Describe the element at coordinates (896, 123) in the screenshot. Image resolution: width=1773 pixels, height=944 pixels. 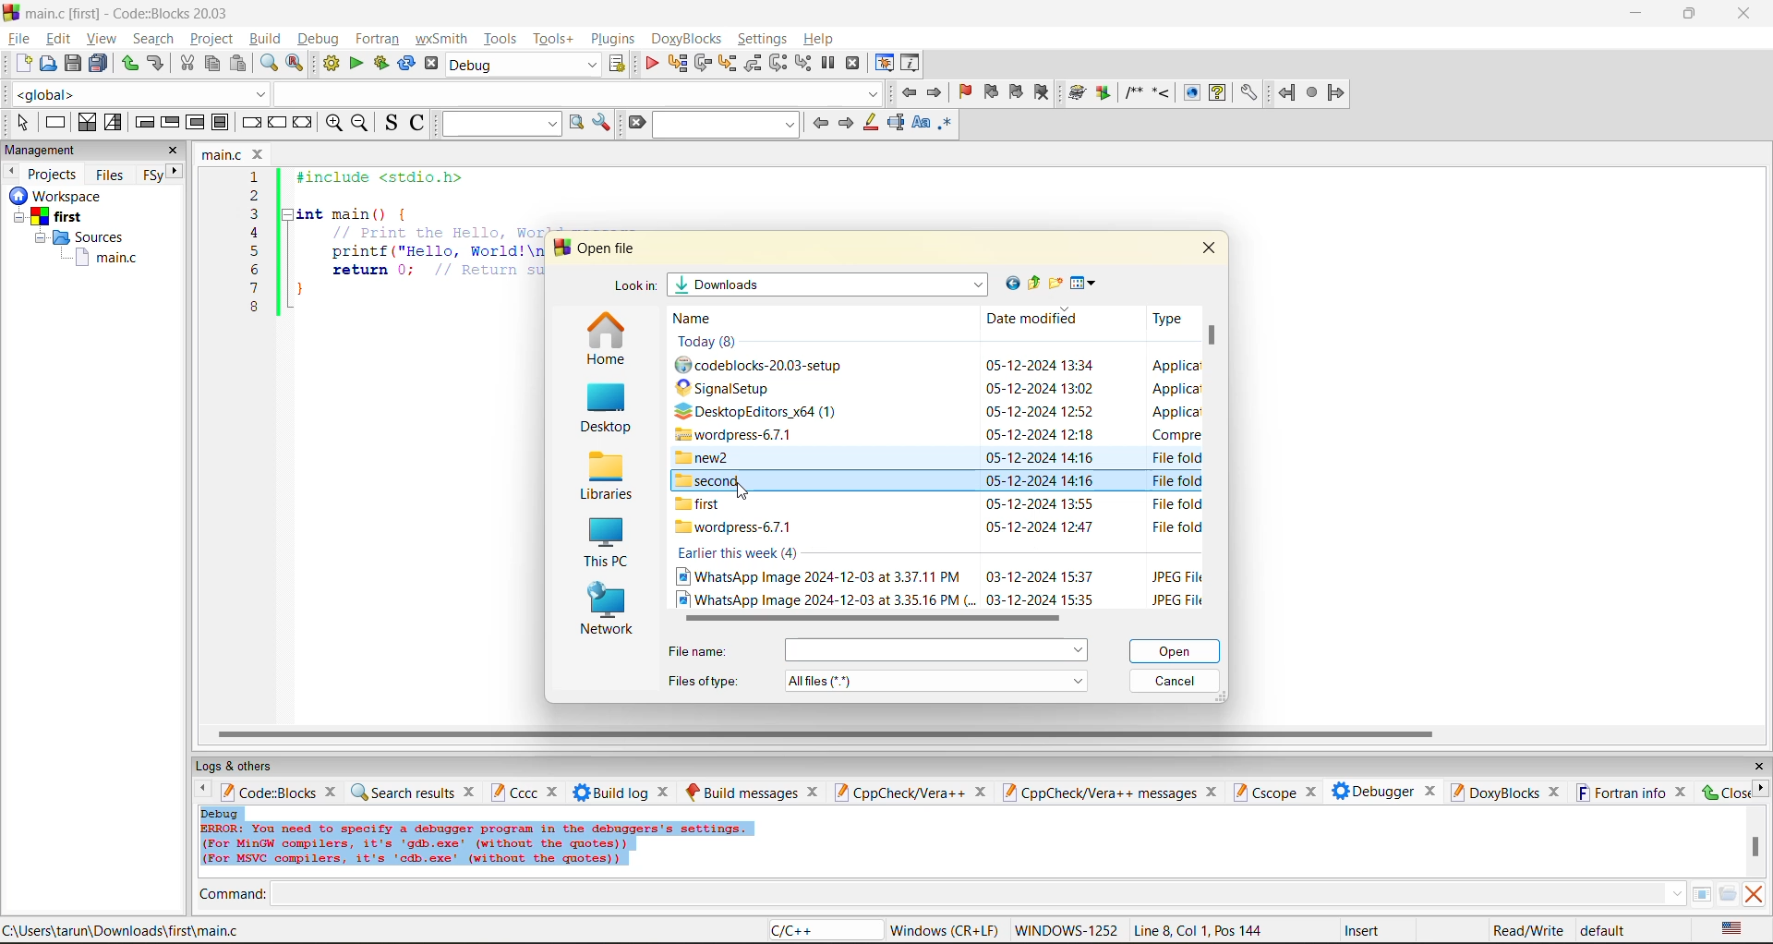
I see `selected text` at that location.